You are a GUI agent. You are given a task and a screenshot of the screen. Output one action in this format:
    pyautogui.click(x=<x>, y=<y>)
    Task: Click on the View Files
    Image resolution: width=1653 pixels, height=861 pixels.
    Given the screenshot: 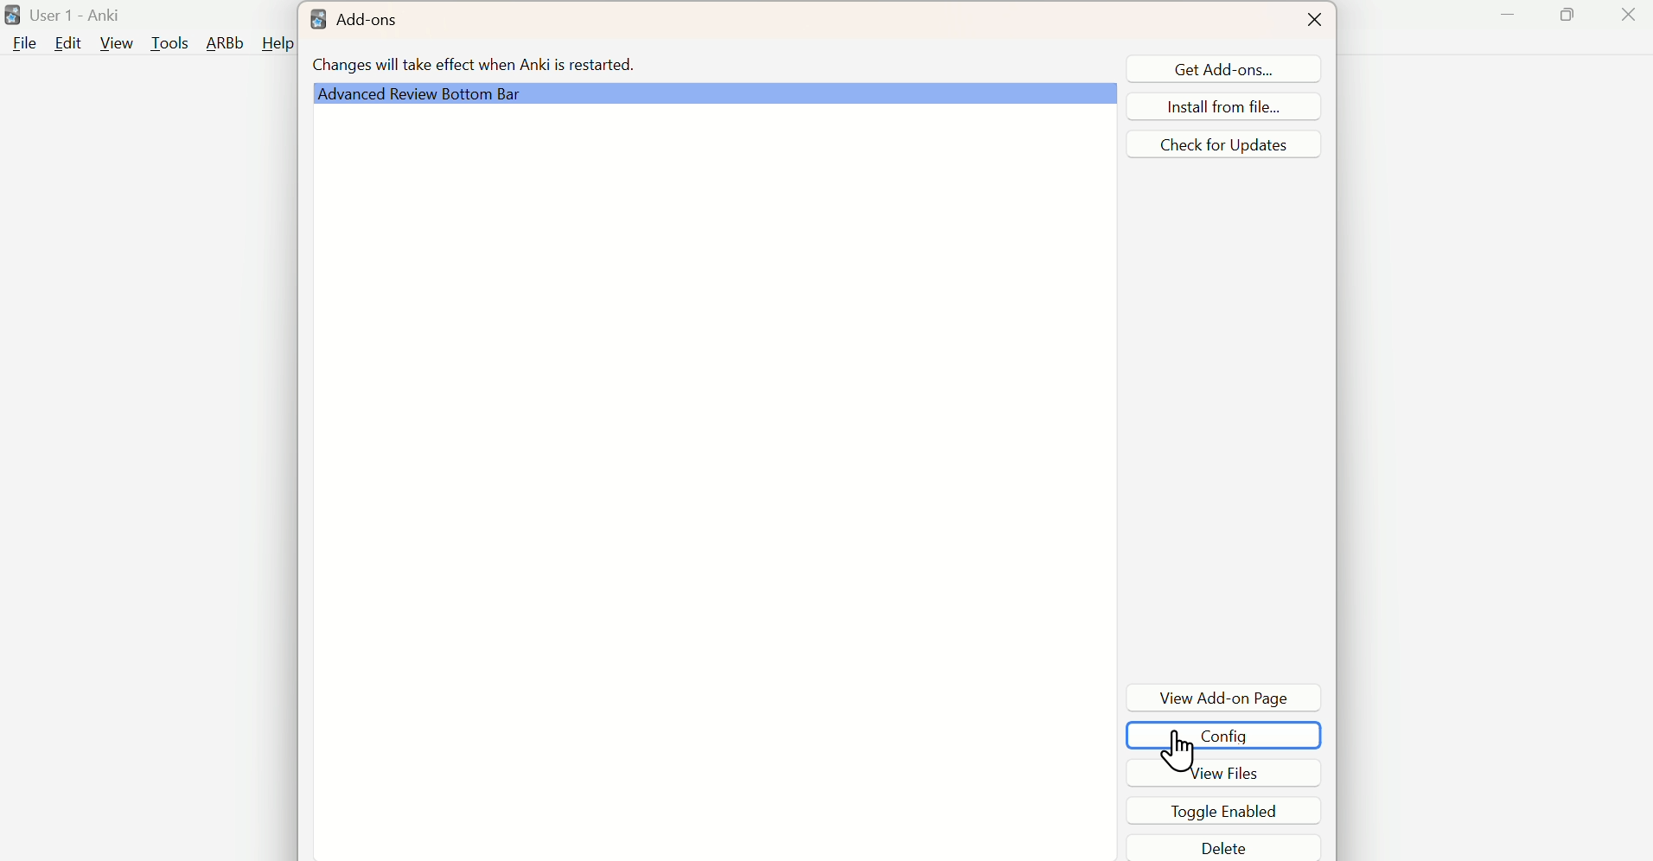 What is the action you would take?
    pyautogui.click(x=1240, y=769)
    